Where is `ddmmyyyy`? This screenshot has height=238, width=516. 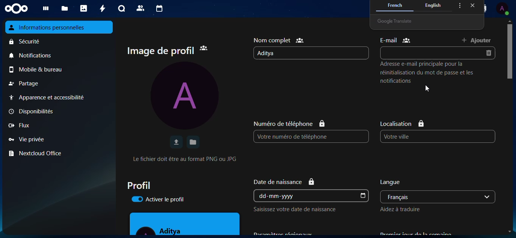
ddmmyyyy is located at coordinates (280, 196).